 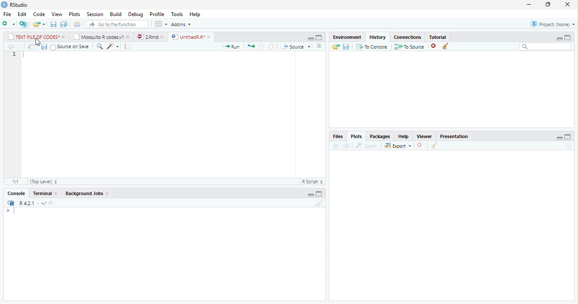 What do you see at coordinates (397, 146) in the screenshot?
I see `Export` at bounding box center [397, 146].